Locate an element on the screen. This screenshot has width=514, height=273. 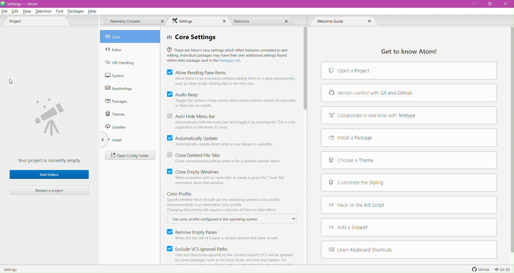
Keybindings is located at coordinates (122, 88).